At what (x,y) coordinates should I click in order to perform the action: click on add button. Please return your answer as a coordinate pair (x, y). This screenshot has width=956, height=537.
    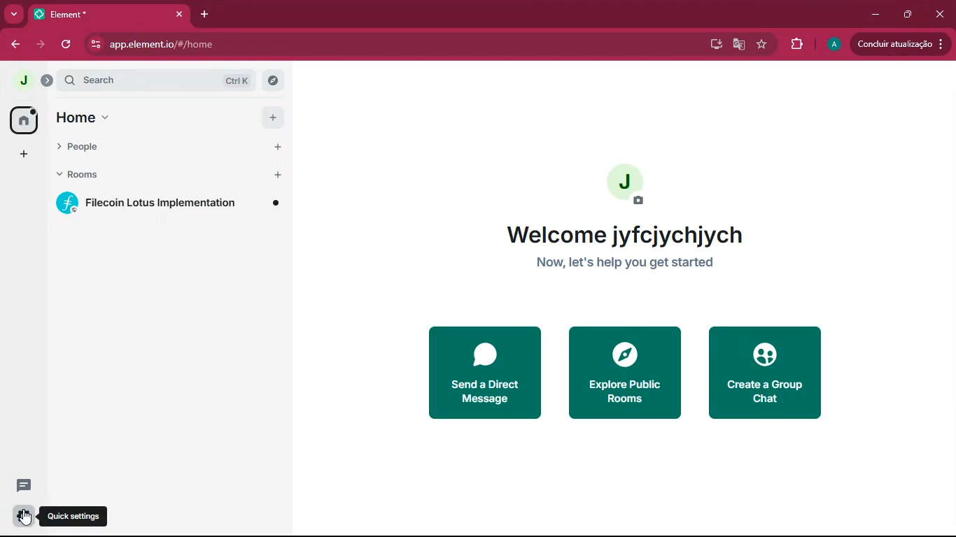
    Looking at the image, I should click on (276, 147).